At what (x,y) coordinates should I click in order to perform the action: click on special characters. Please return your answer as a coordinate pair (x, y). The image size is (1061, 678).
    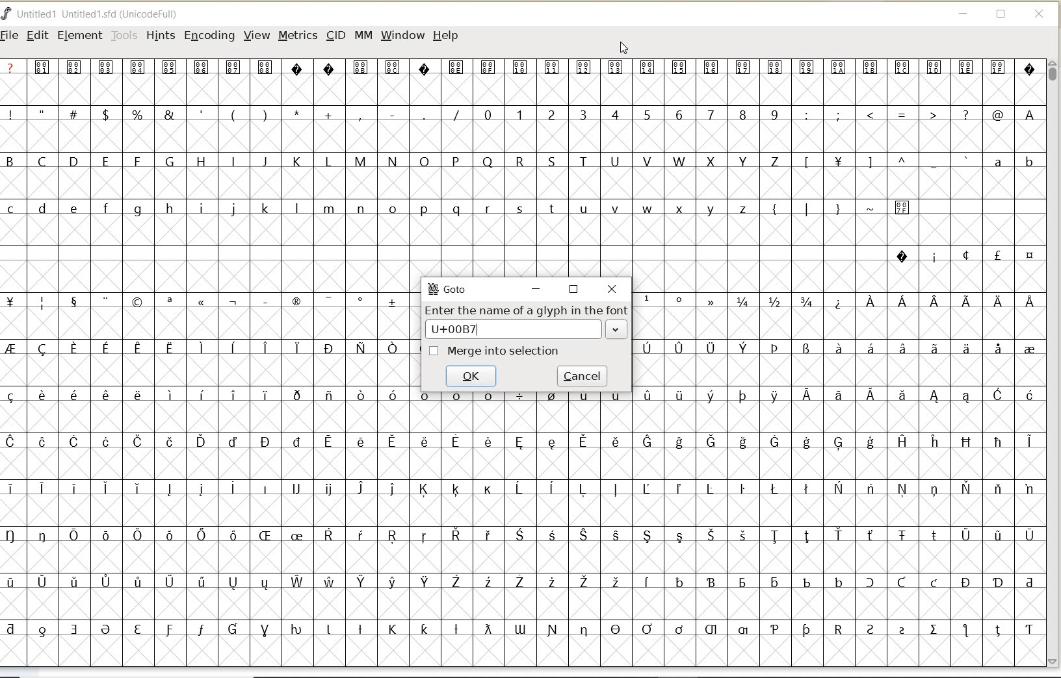
    Looking at the image, I should click on (964, 255).